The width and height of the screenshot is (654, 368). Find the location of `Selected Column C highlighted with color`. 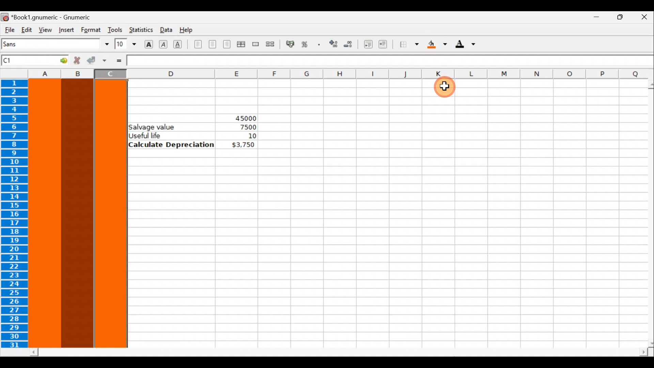

Selected Column C highlighted with color is located at coordinates (111, 213).